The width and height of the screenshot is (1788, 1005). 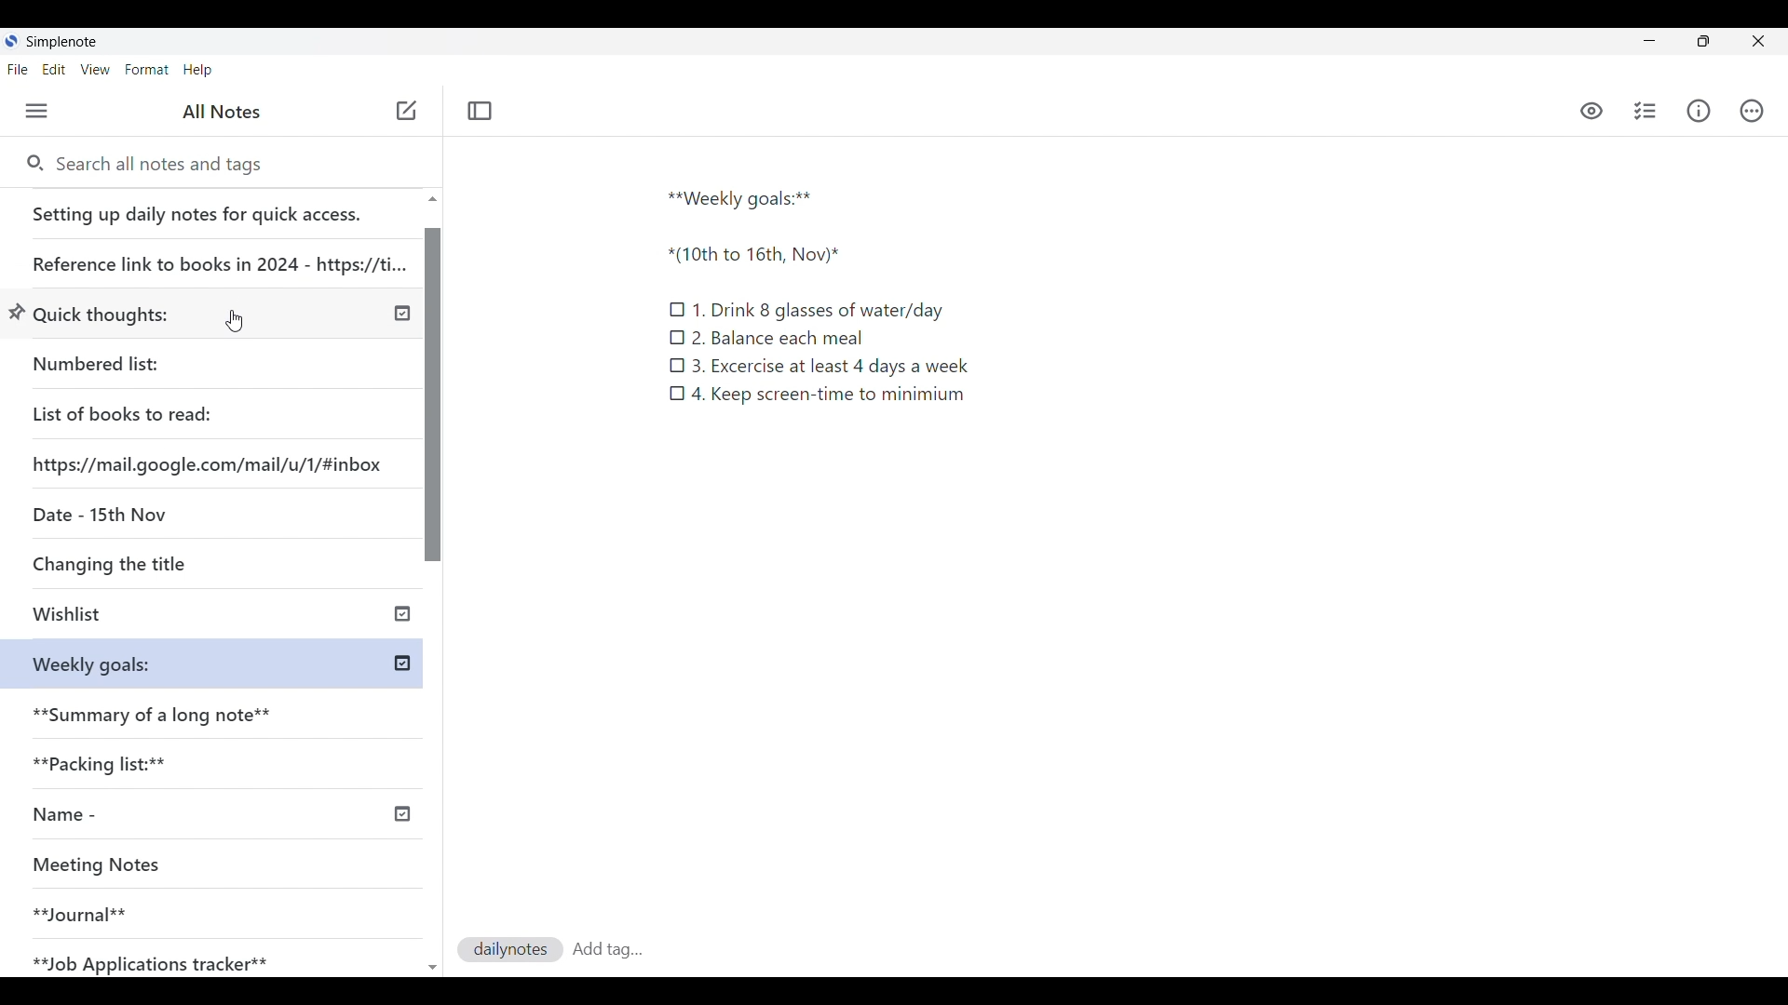 What do you see at coordinates (96, 513) in the screenshot?
I see `Date` at bounding box center [96, 513].